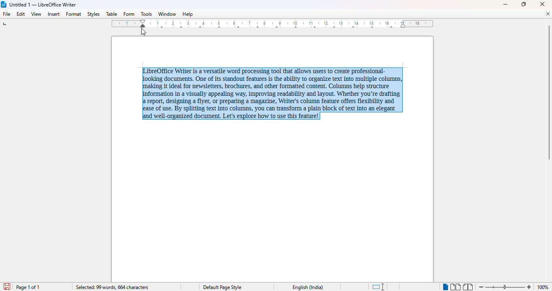  Describe the element at coordinates (482, 287) in the screenshot. I see `zoom out` at that location.